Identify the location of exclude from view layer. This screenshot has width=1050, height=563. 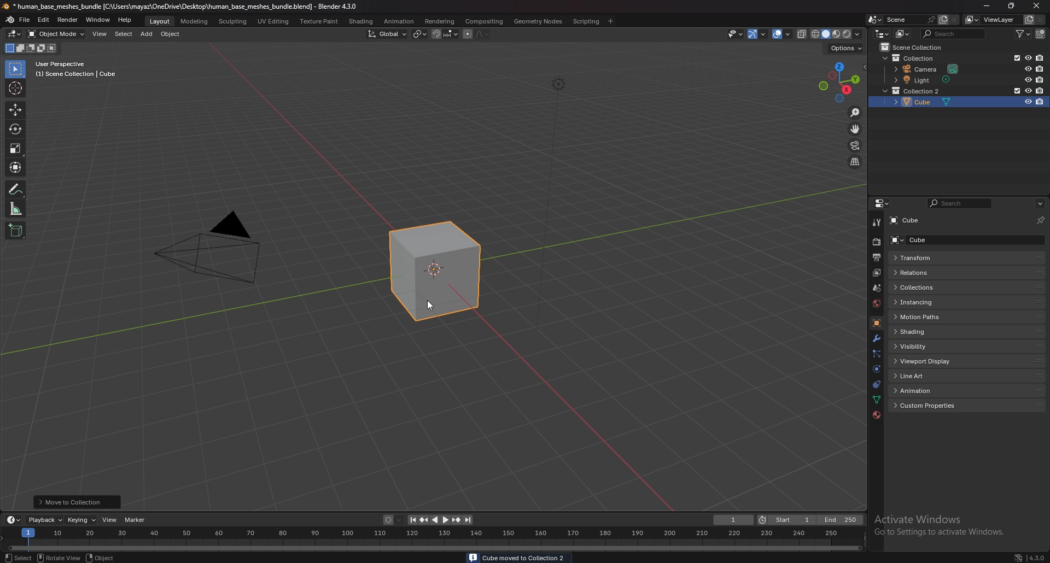
(1016, 102).